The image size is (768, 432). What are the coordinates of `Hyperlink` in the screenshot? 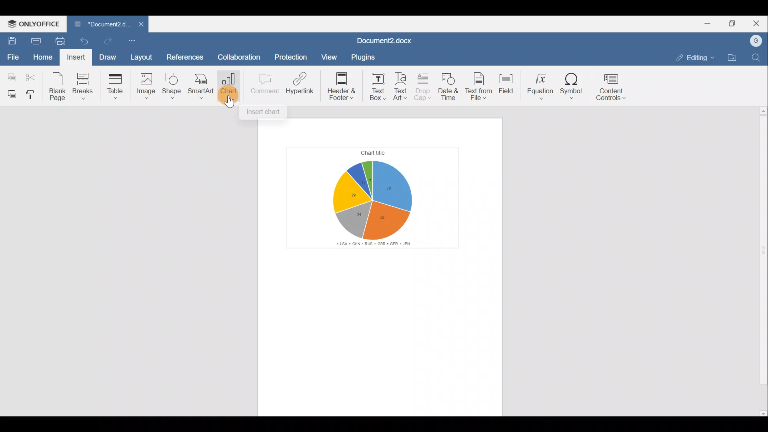 It's located at (300, 84).